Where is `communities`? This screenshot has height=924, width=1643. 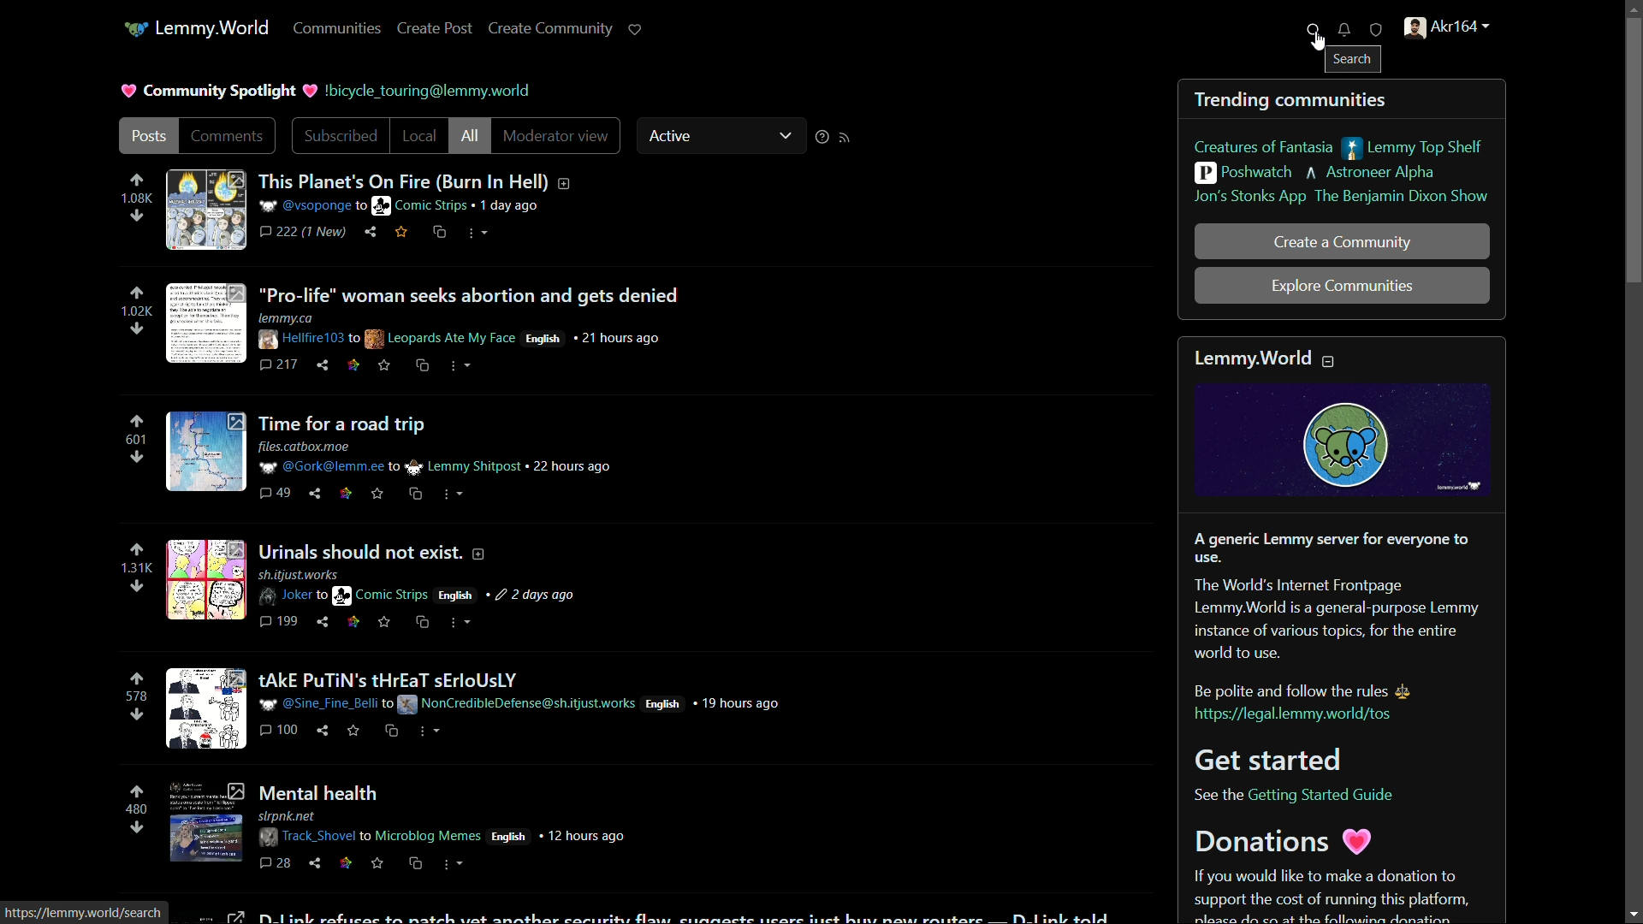 communities is located at coordinates (338, 29).